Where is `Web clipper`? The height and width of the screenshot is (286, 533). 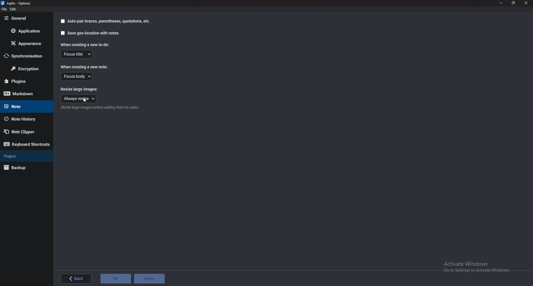 Web clipper is located at coordinates (24, 132).